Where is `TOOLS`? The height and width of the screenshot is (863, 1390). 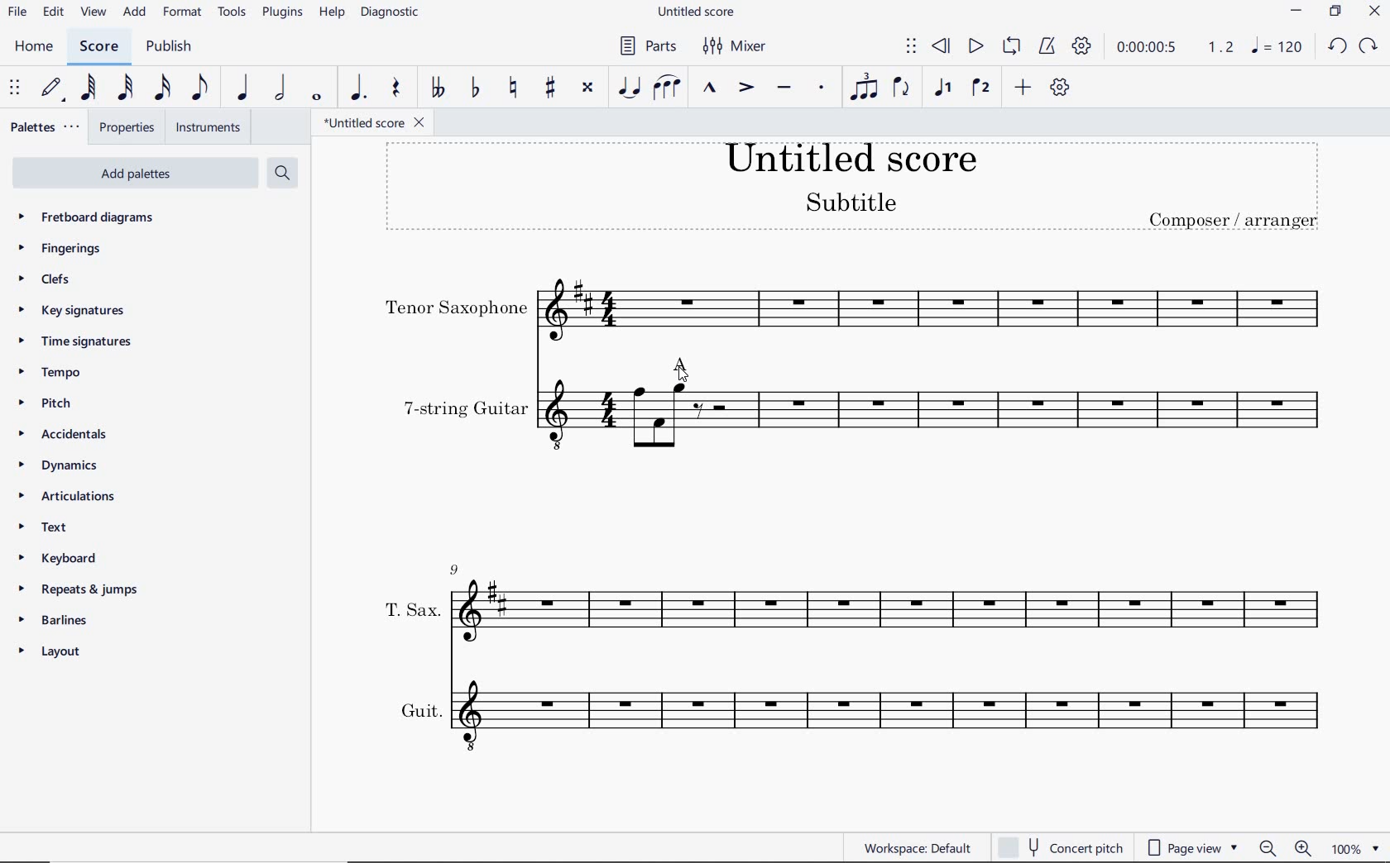
TOOLS is located at coordinates (233, 13).